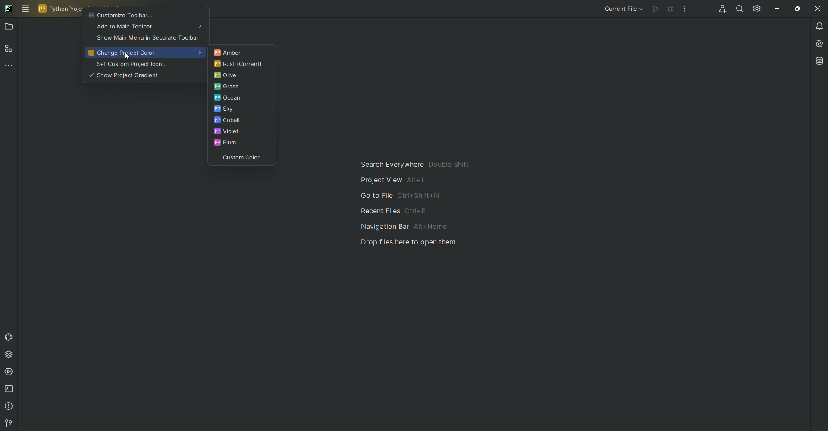 This screenshot has height=431, width=828. Describe the element at coordinates (61, 9) in the screenshot. I see `Python Project` at that location.